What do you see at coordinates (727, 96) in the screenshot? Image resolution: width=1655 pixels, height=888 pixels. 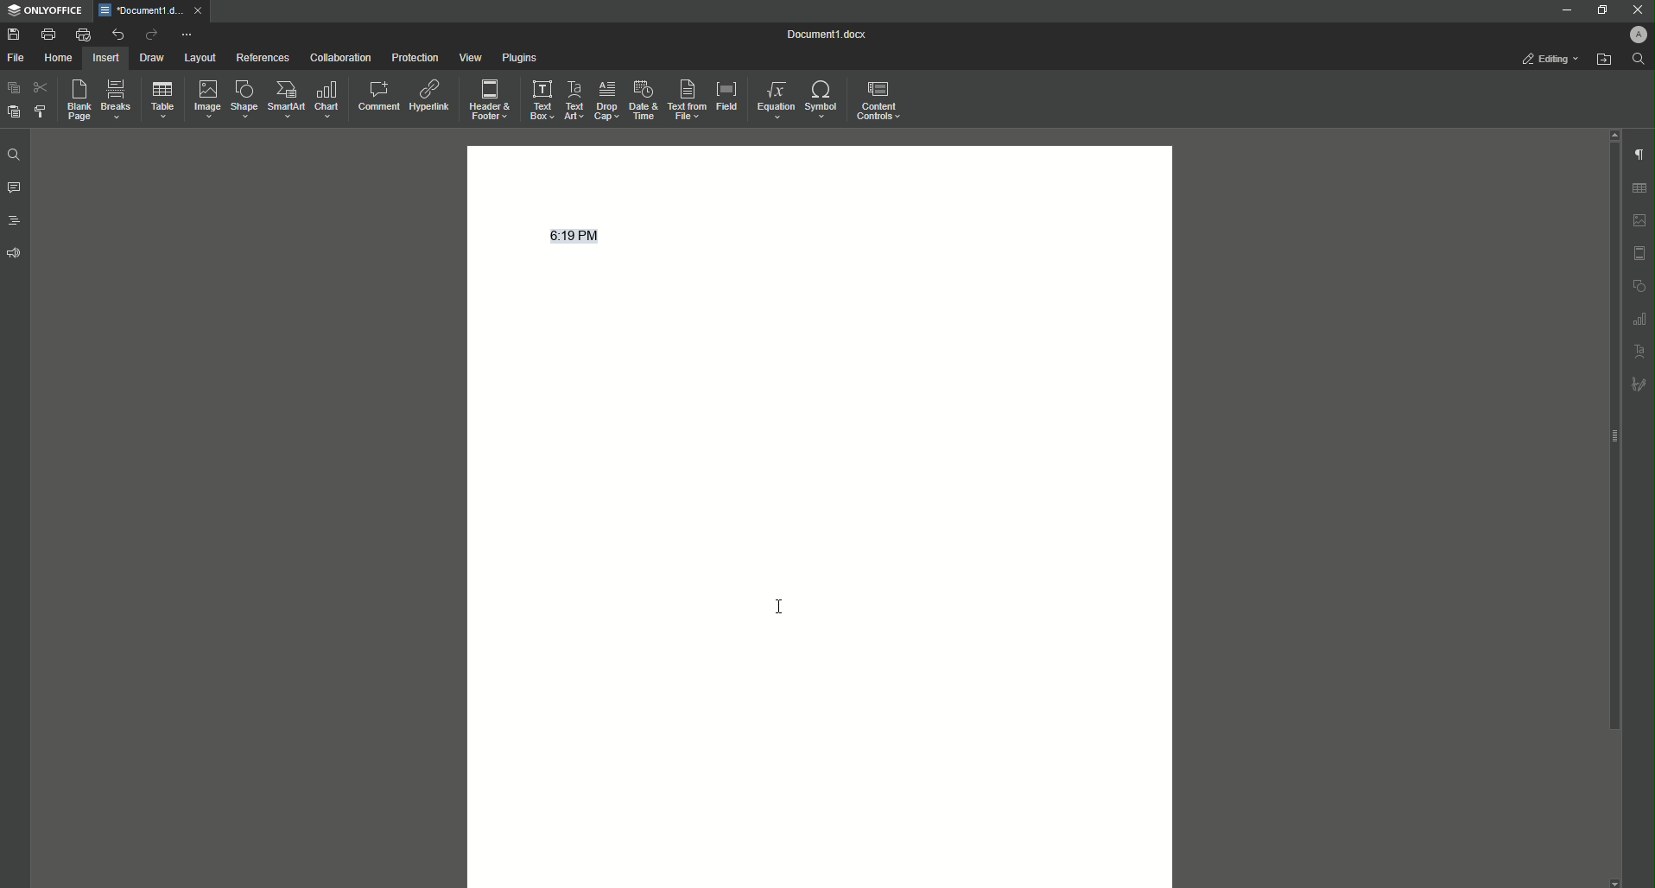 I see `Field` at bounding box center [727, 96].